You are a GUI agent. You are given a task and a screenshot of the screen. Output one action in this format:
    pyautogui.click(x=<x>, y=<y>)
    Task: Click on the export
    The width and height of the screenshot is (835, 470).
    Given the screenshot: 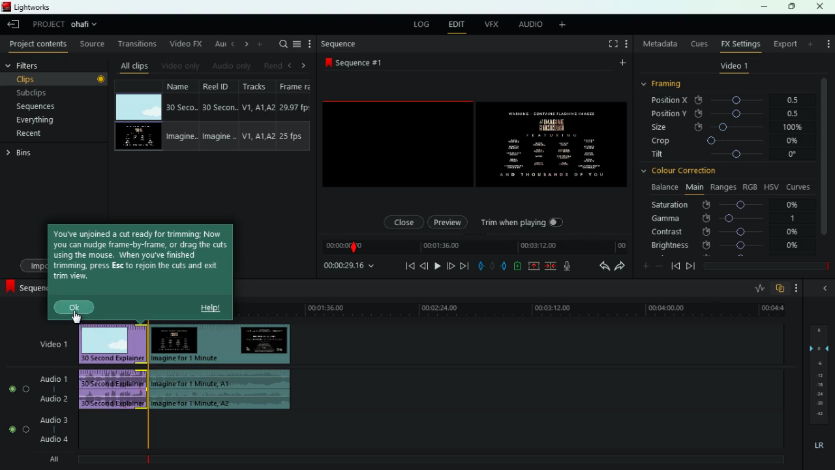 What is the action you would take?
    pyautogui.click(x=784, y=44)
    